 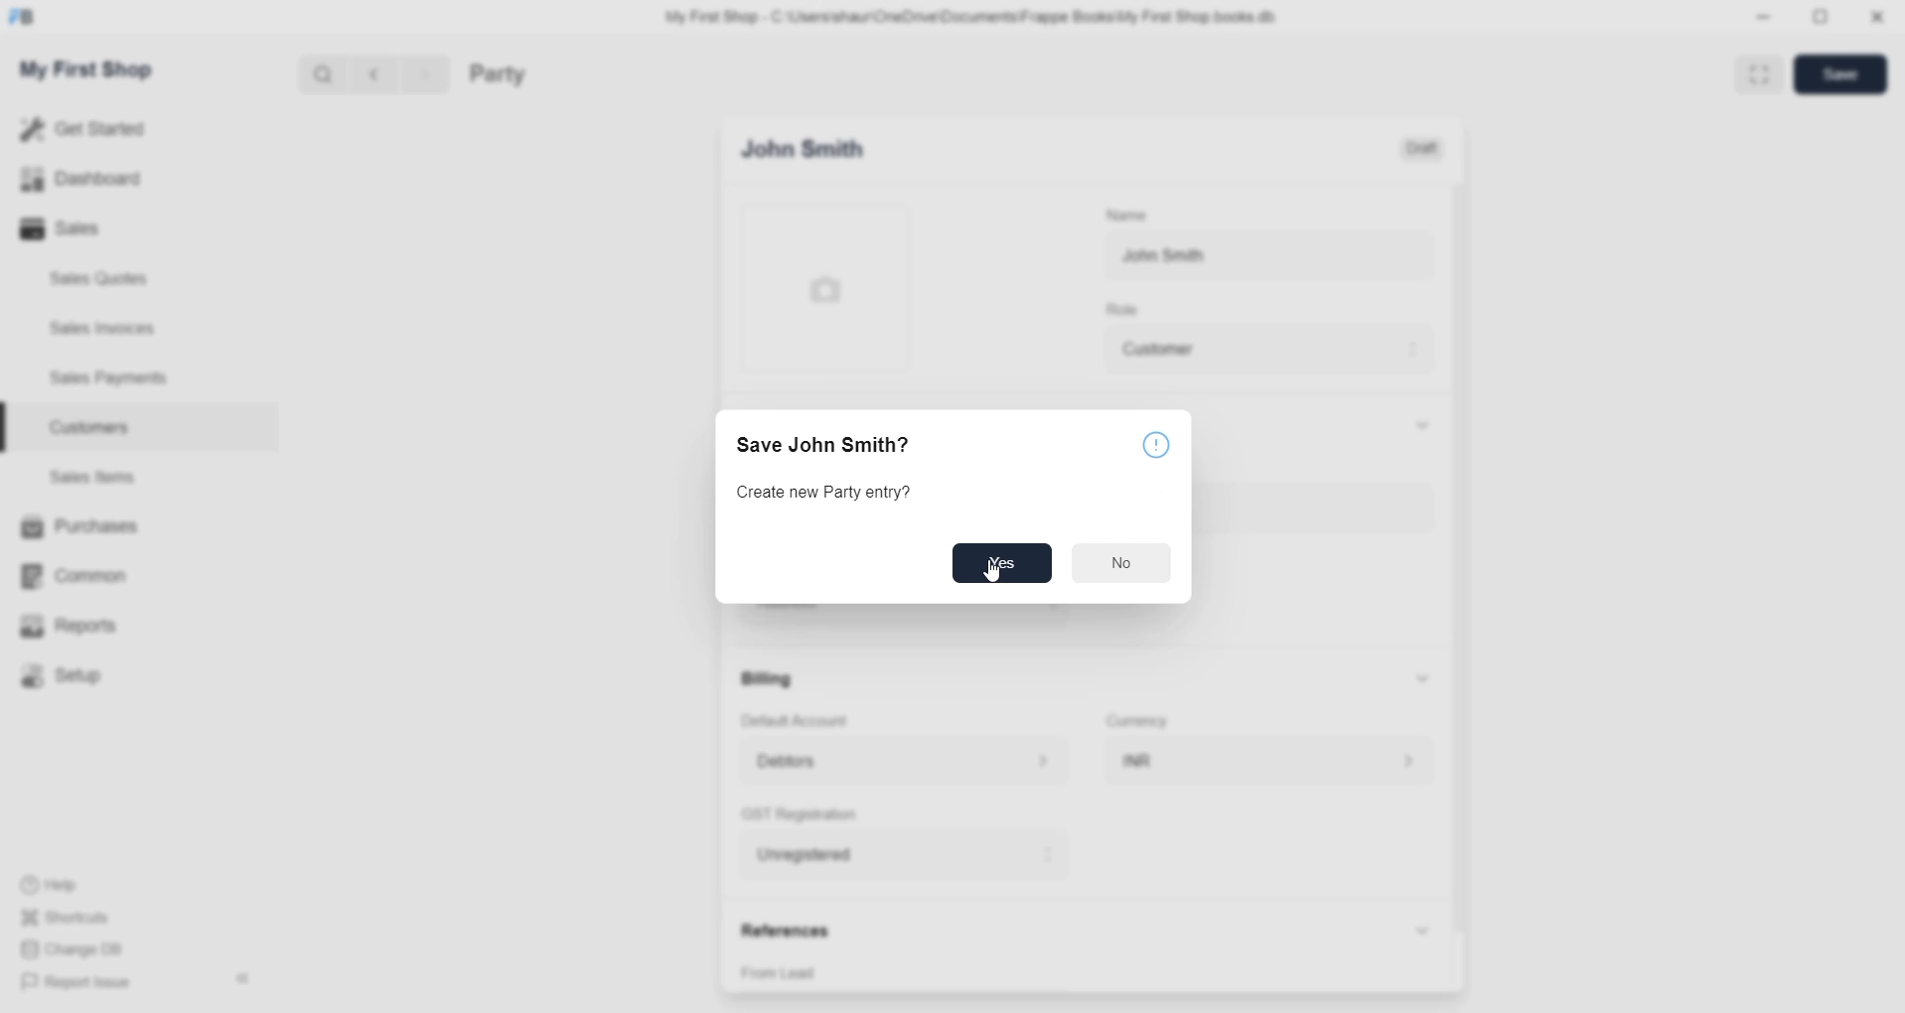 What do you see at coordinates (1142, 723) in the screenshot?
I see `Currency` at bounding box center [1142, 723].